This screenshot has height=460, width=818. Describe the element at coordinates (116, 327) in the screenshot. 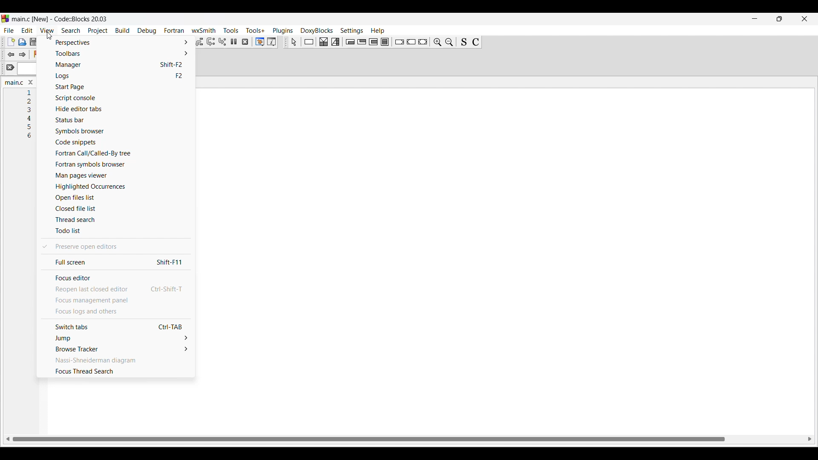

I see `Switch tabs` at that location.